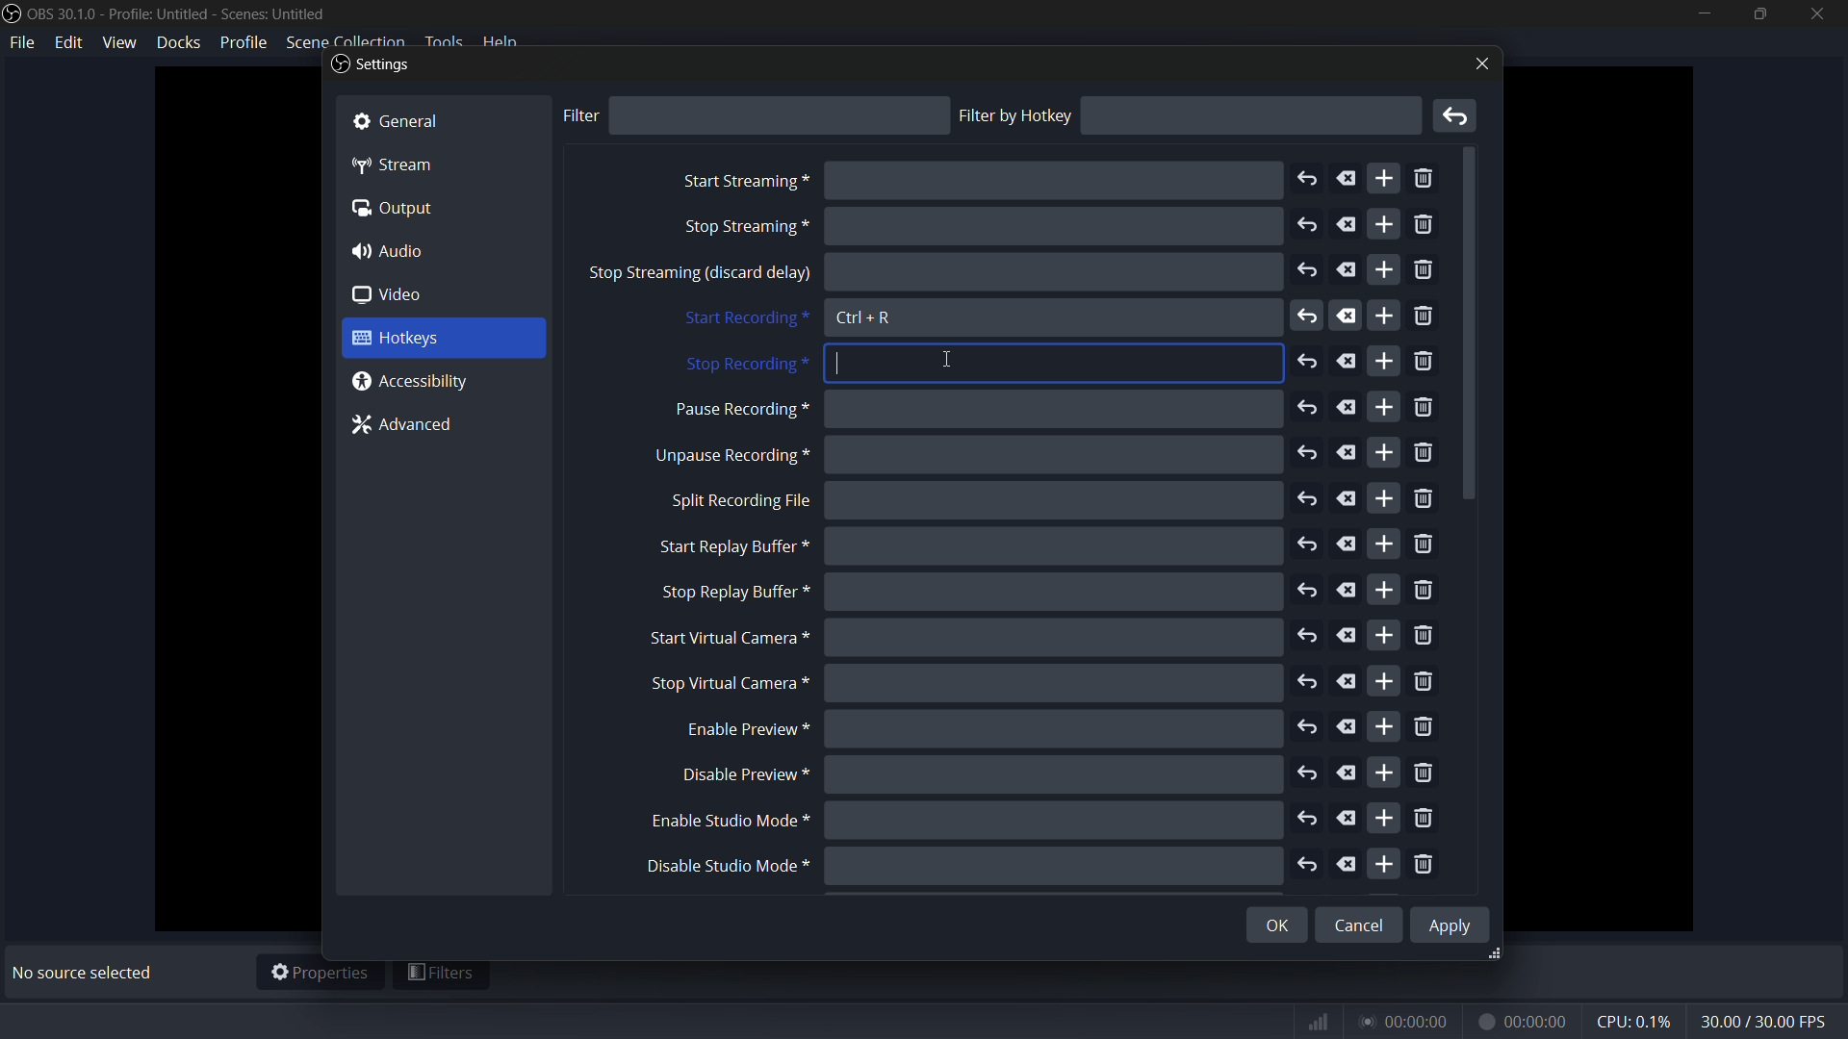  I want to click on minimize, so click(1704, 13).